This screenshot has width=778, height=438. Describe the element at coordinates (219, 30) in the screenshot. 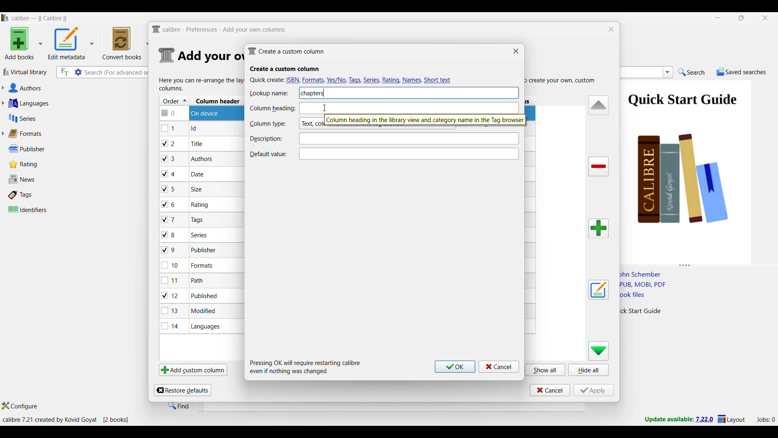

I see `Title and logo of current window` at that location.